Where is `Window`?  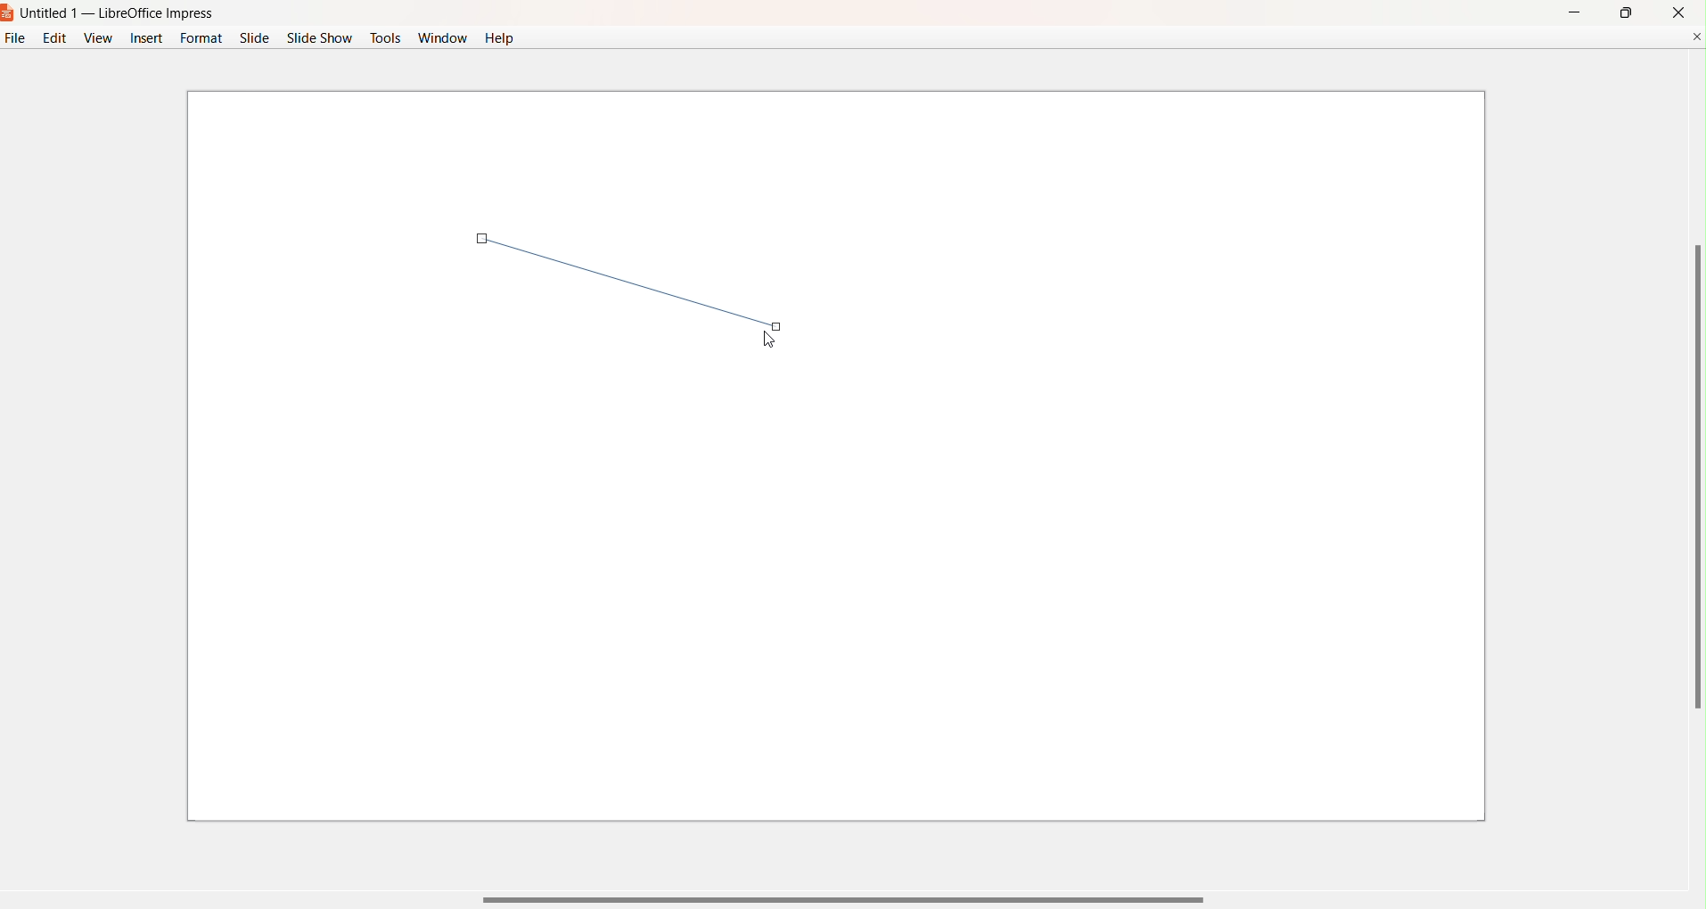
Window is located at coordinates (442, 40).